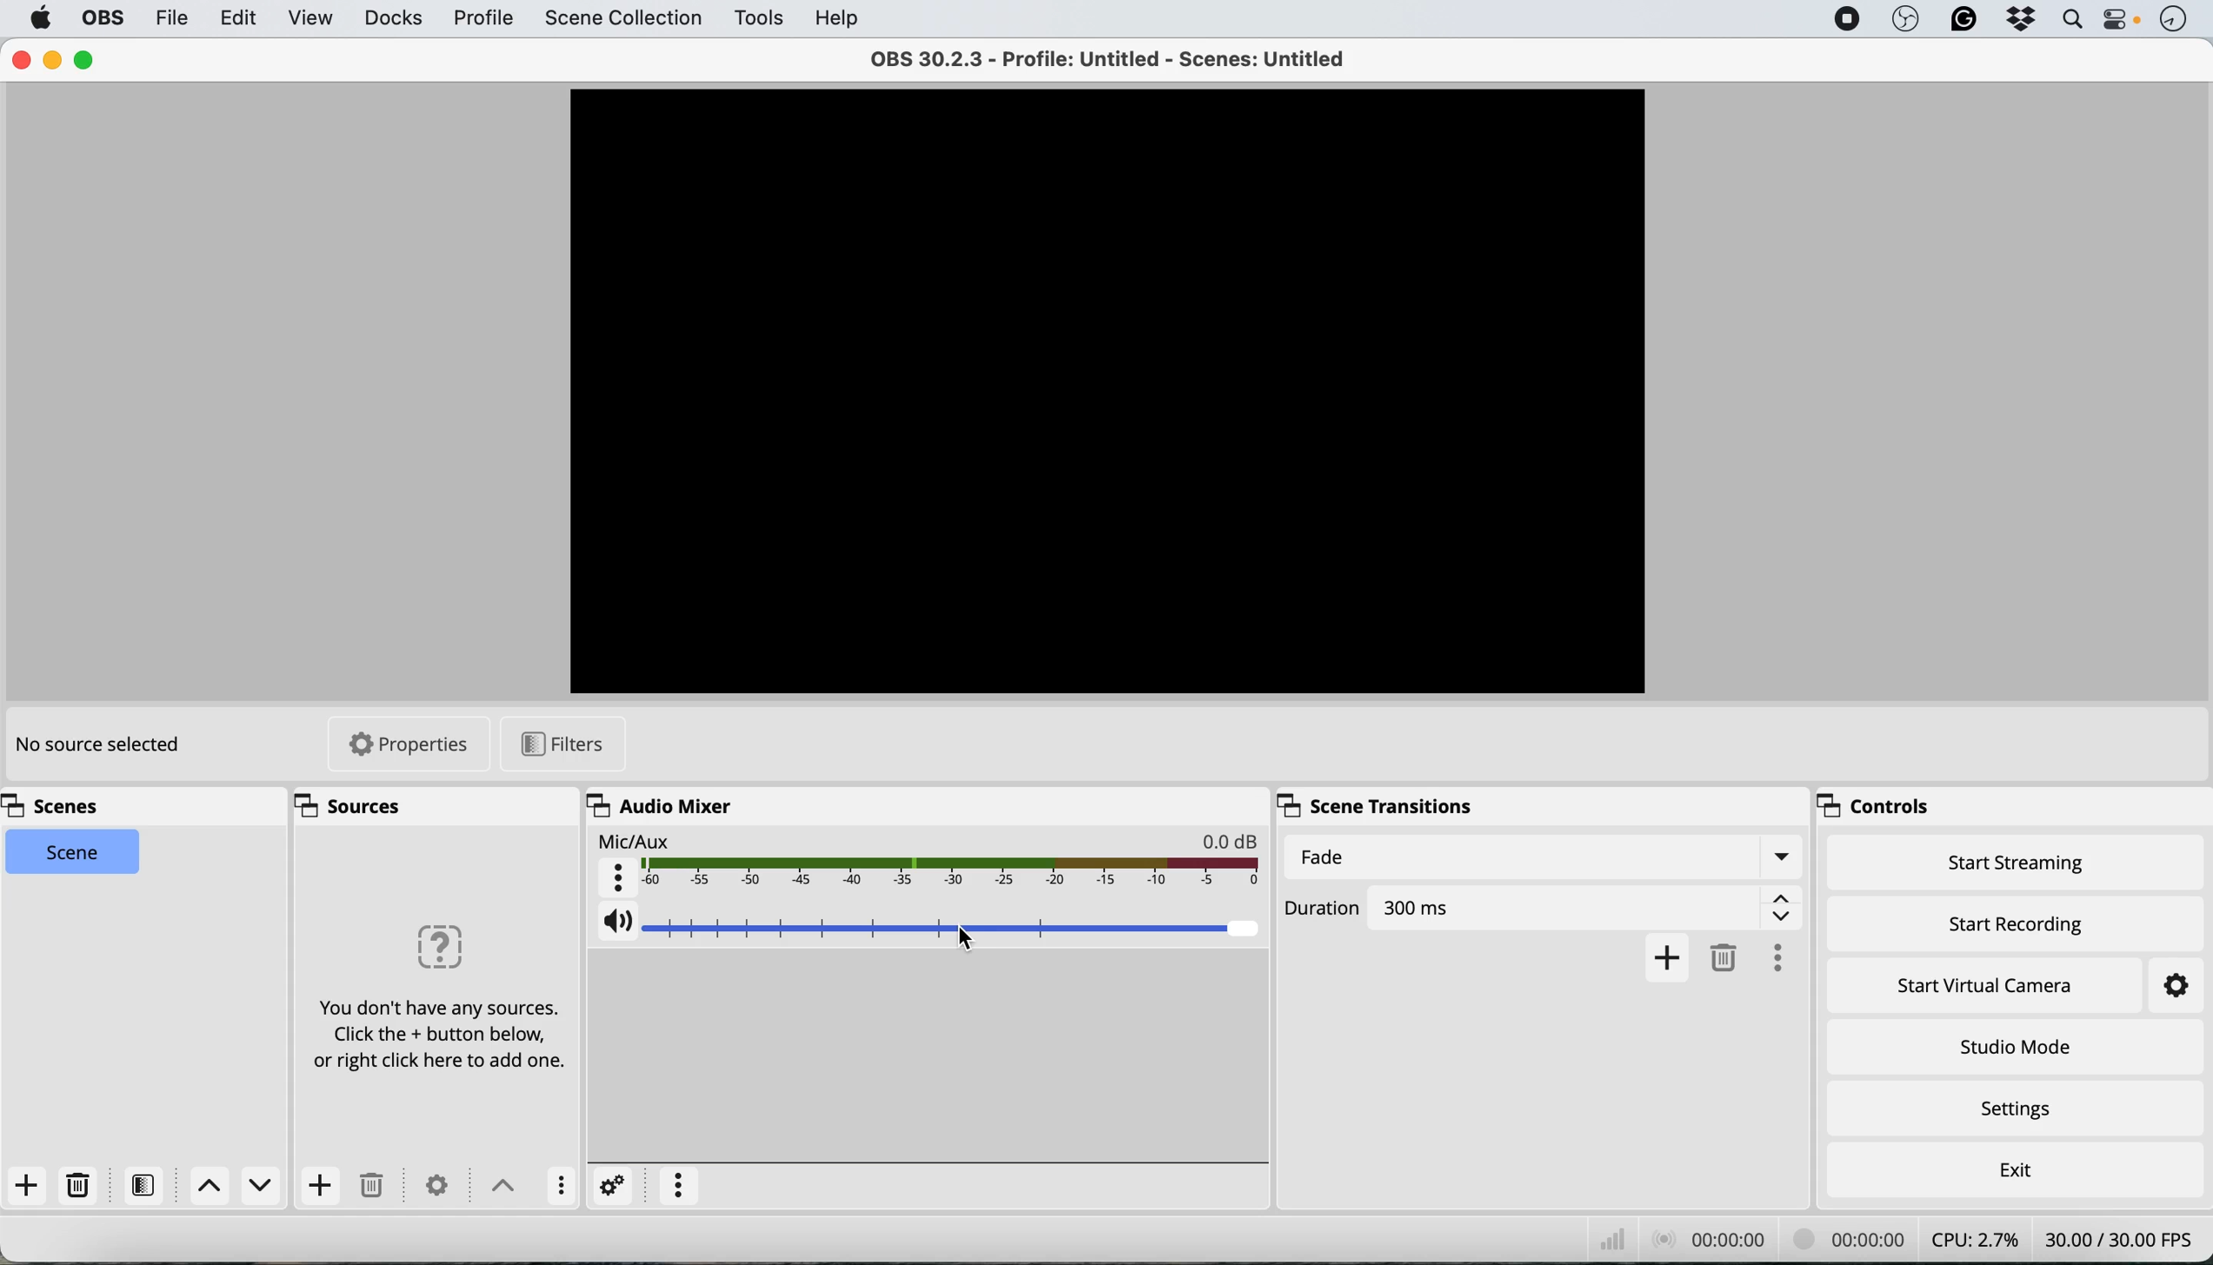 The width and height of the screenshot is (2213, 1265). What do you see at coordinates (960, 935) in the screenshot?
I see `cursor` at bounding box center [960, 935].